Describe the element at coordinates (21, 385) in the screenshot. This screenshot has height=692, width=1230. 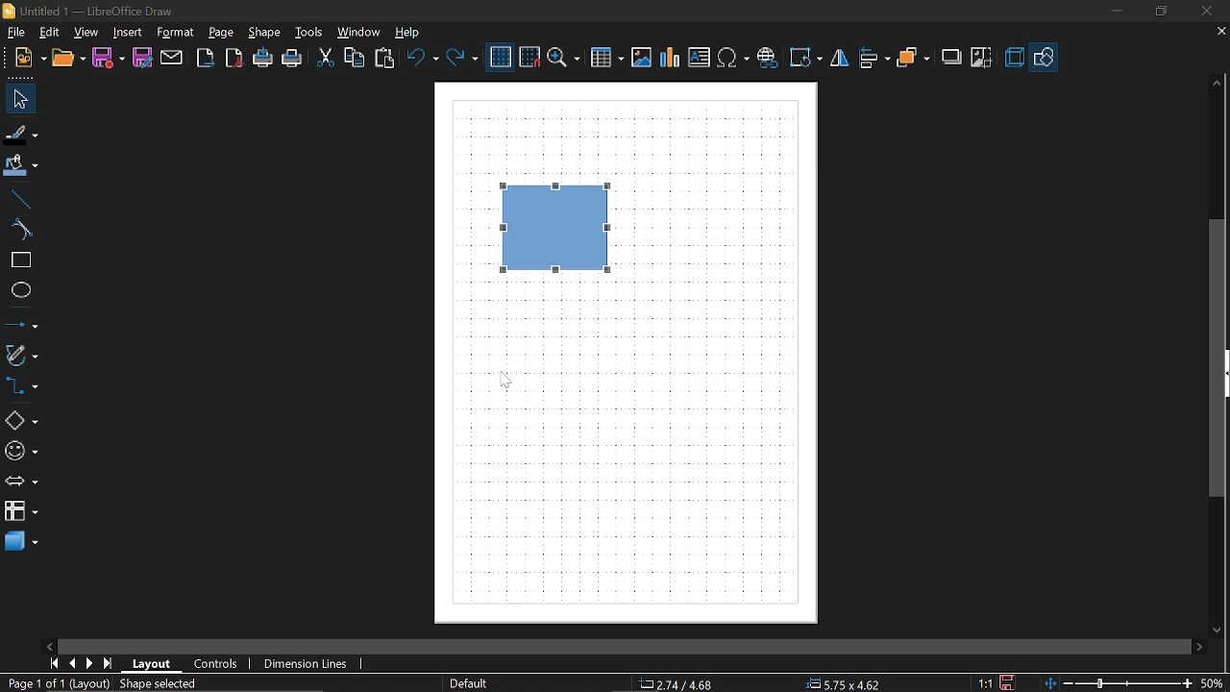
I see `Connector` at that location.